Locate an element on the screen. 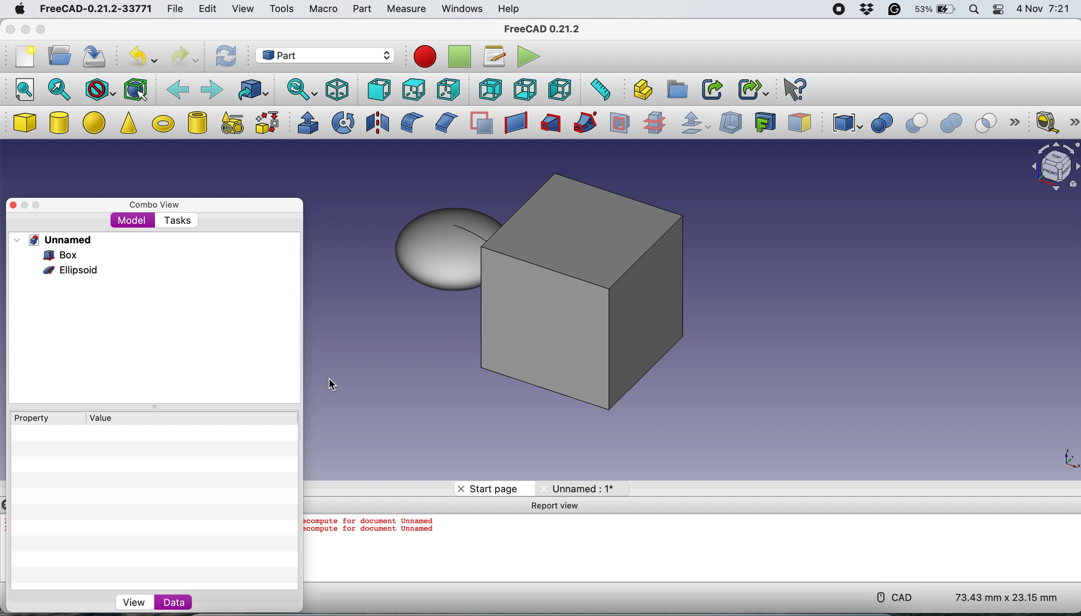 The height and width of the screenshot is (616, 1081). part is located at coordinates (361, 11).